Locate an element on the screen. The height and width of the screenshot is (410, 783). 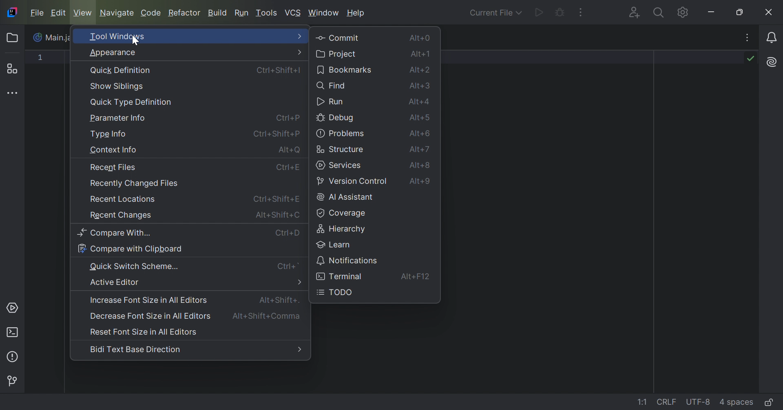
4 spaces is located at coordinates (736, 401).